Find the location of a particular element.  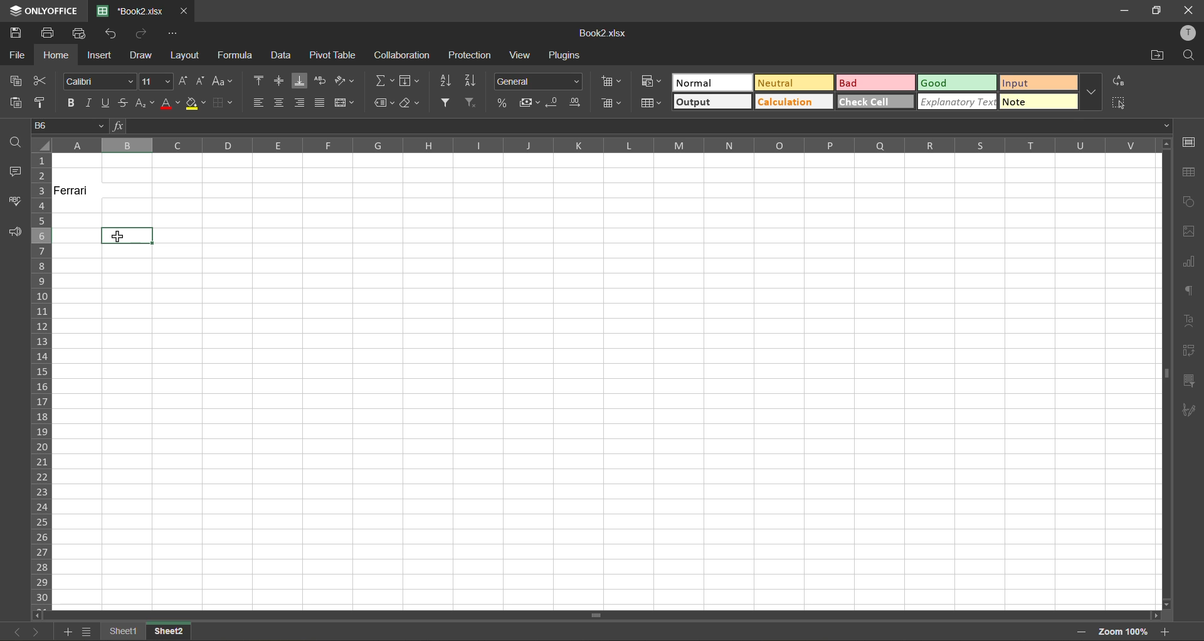

cell settings is located at coordinates (1187, 143).